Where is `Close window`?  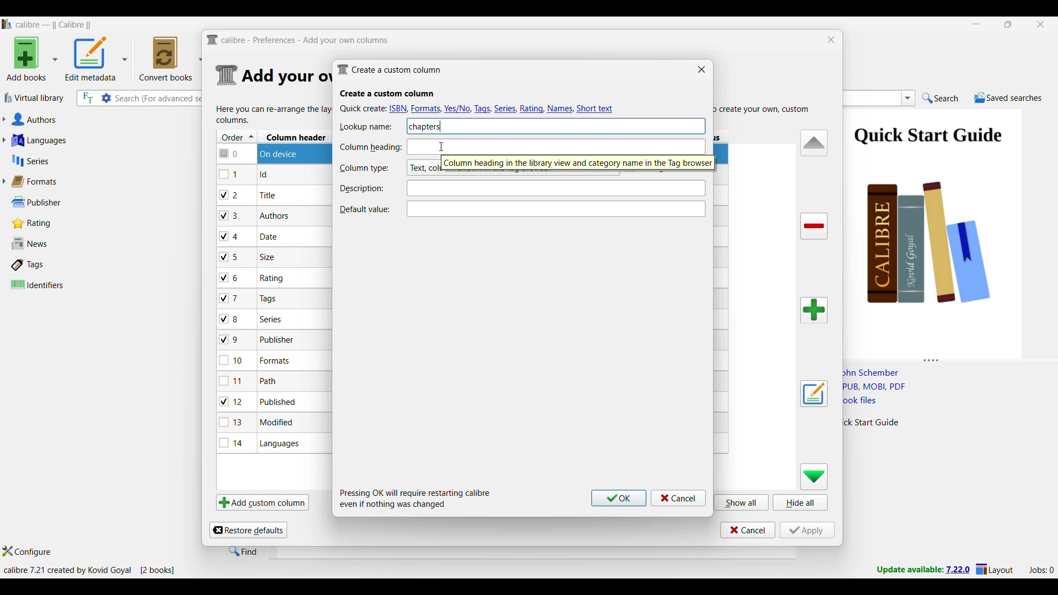 Close window is located at coordinates (832, 40).